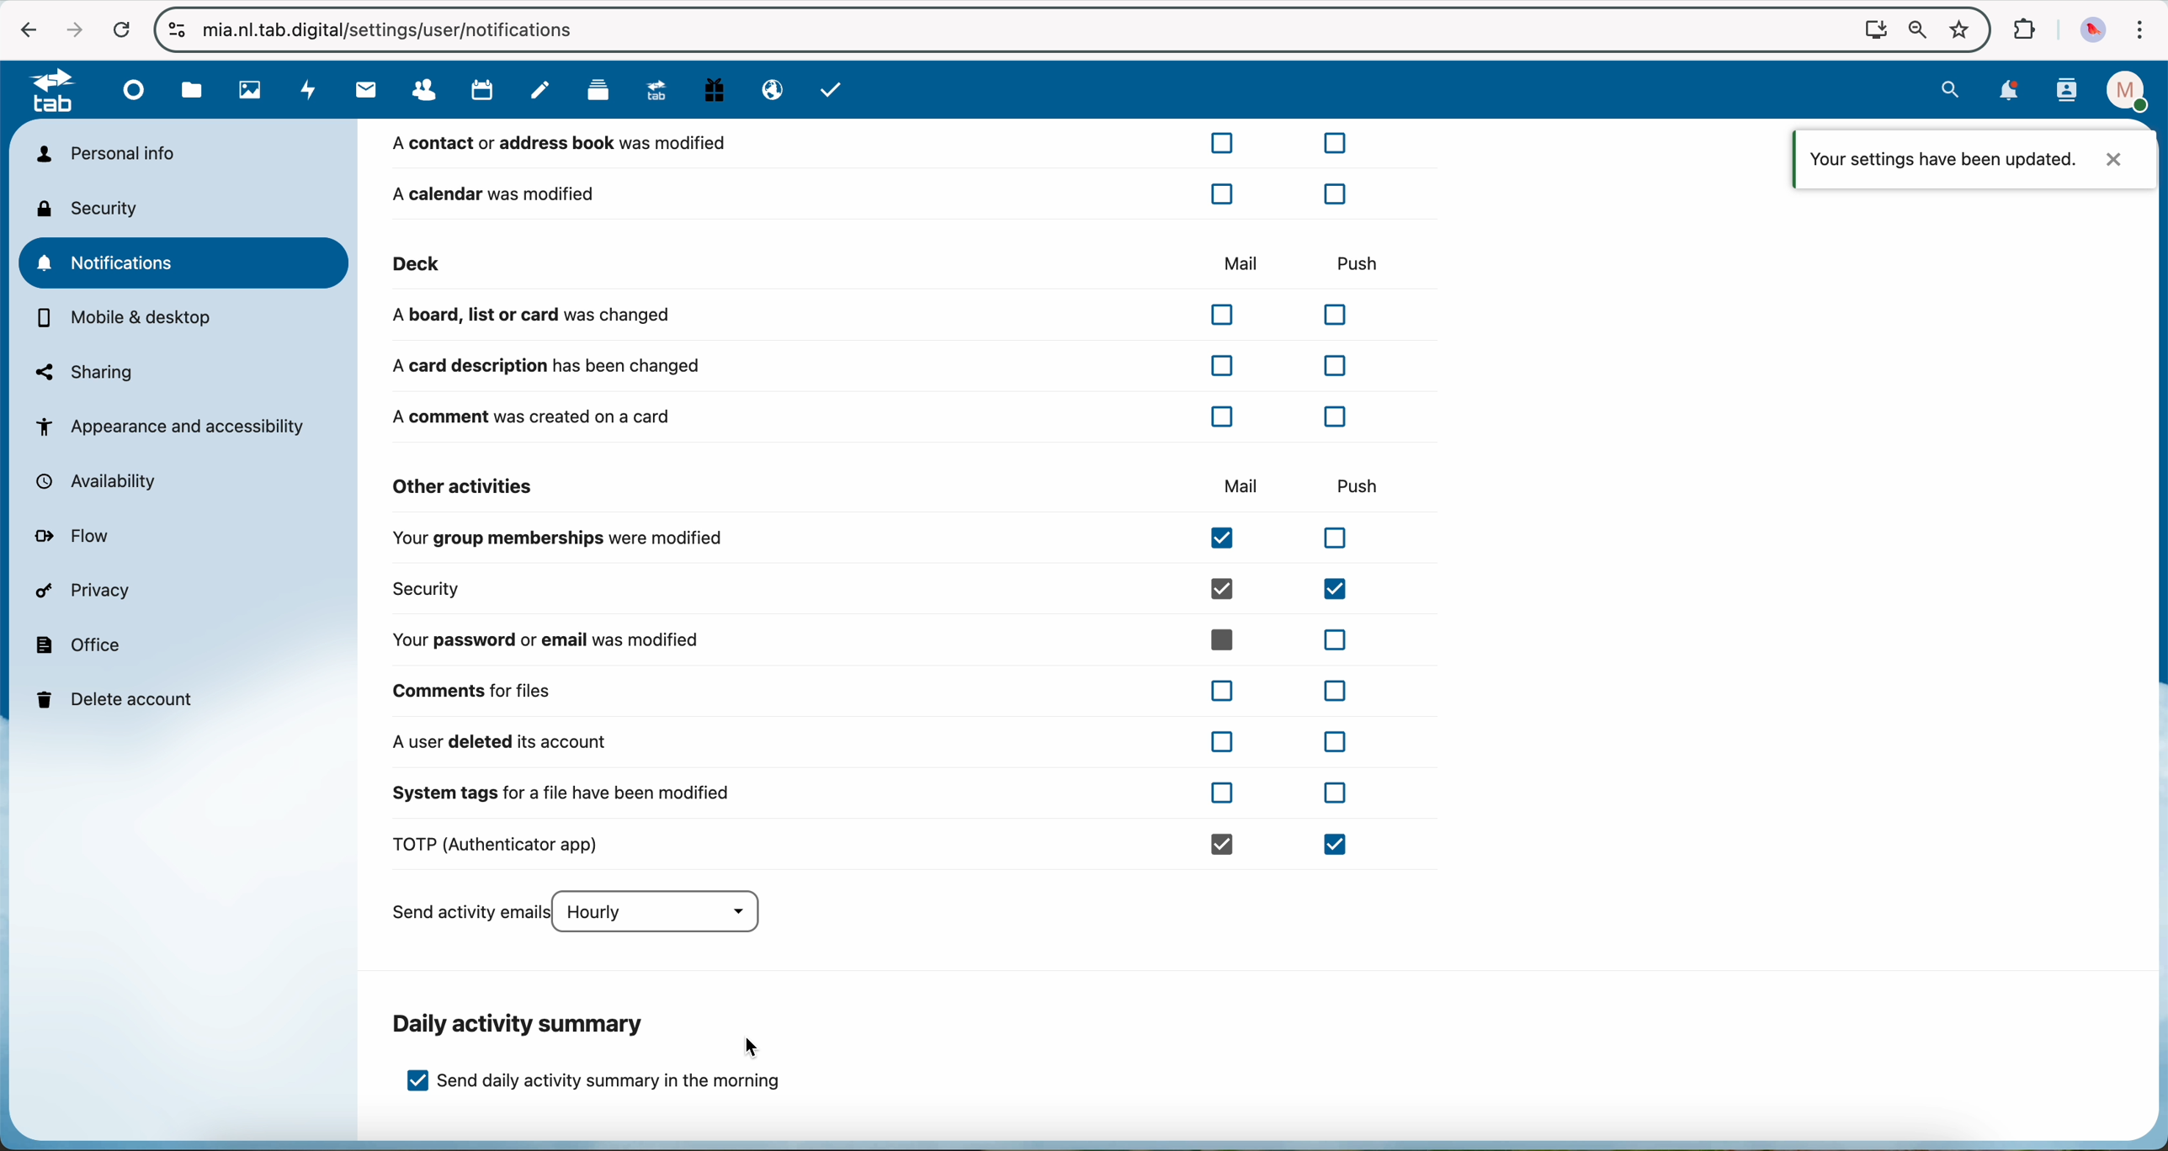  I want to click on deck, so click(598, 94).